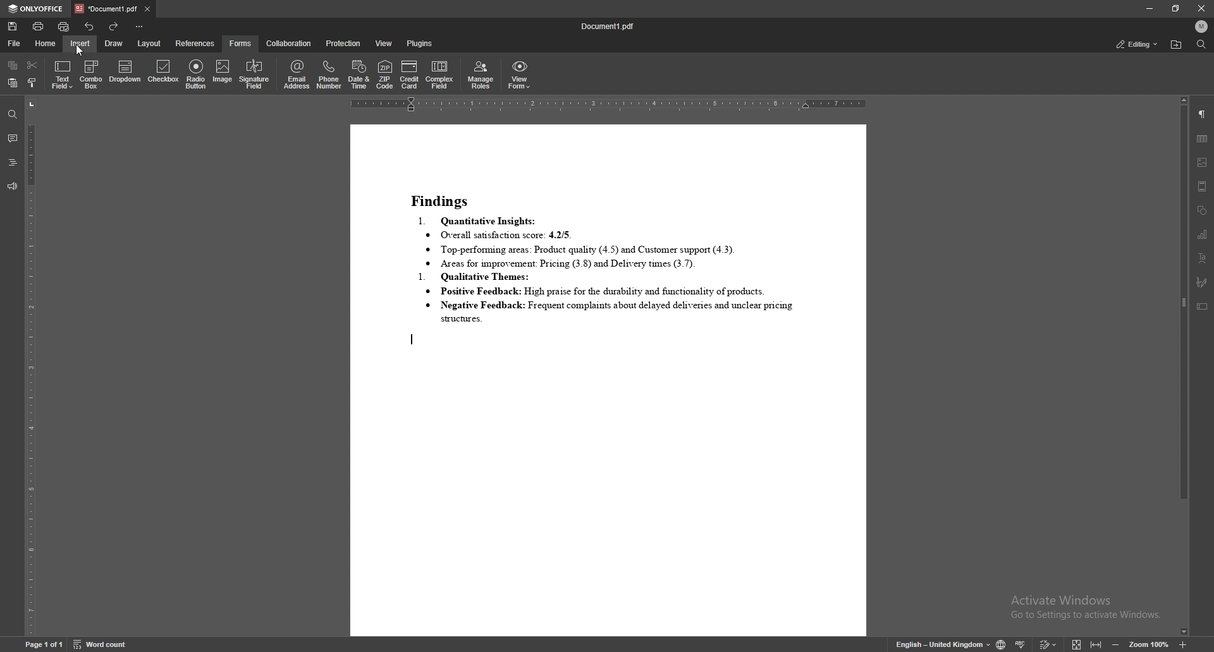 Image resolution: width=1214 pixels, height=652 pixels. Describe the element at coordinates (64, 26) in the screenshot. I see `quick print` at that location.